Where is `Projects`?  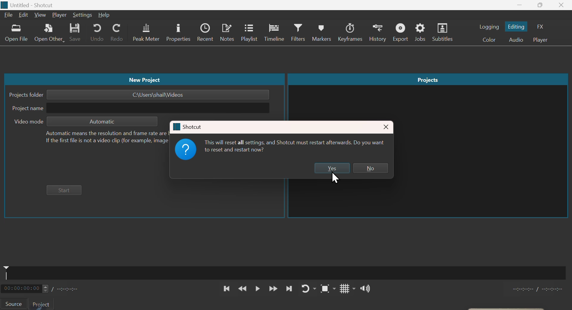
Projects is located at coordinates (428, 79).